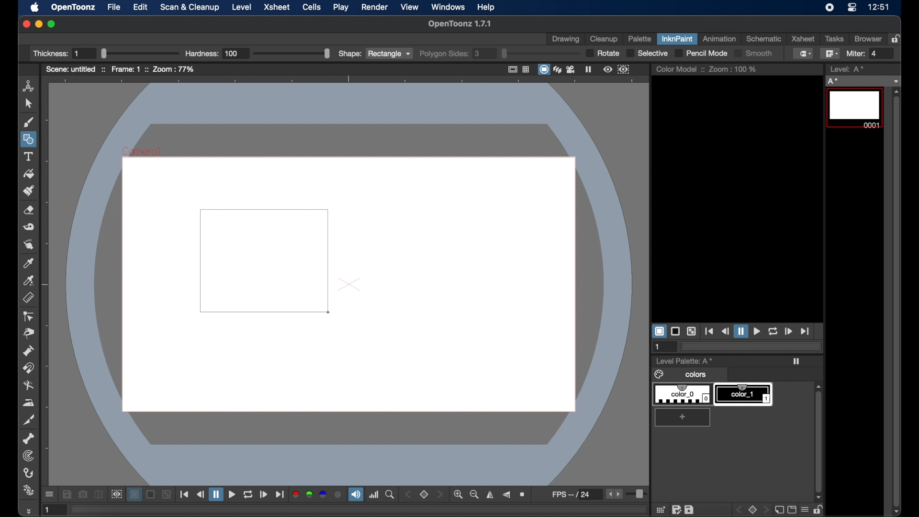 The width and height of the screenshot is (919, 517). What do you see at coordinates (763, 39) in the screenshot?
I see `schematic` at bounding box center [763, 39].